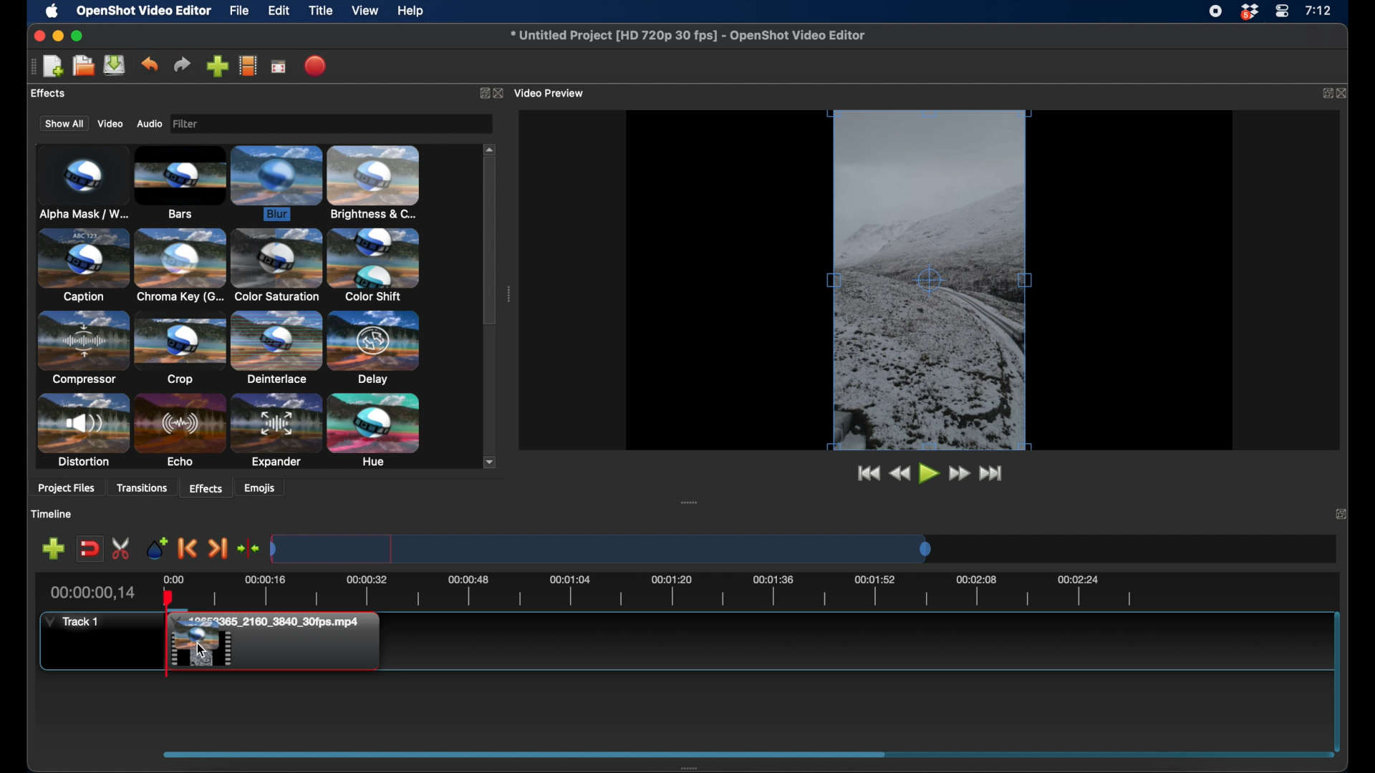  I want to click on timeline, so click(667, 593).